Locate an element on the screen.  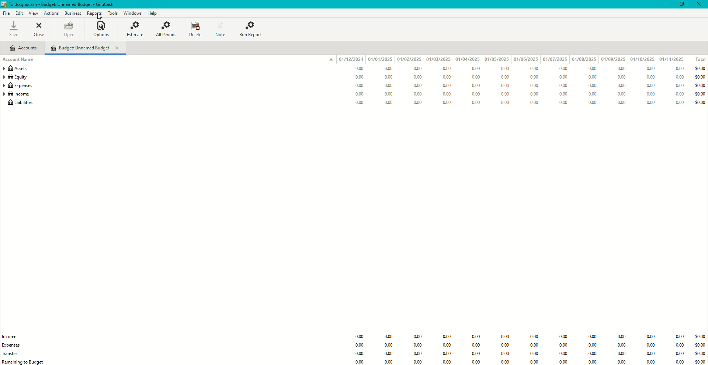
0.00 is located at coordinates (388, 69).